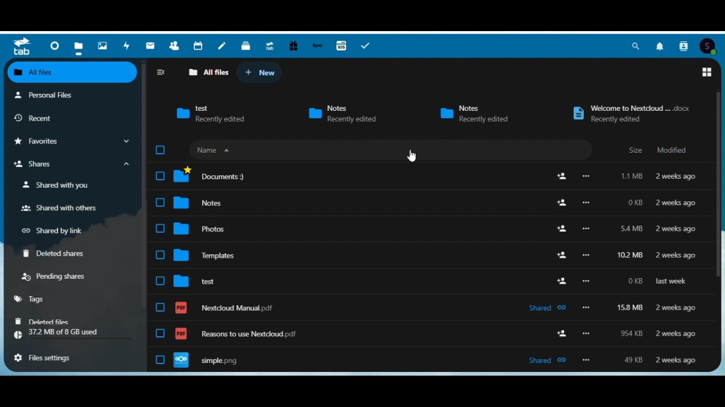 The width and height of the screenshot is (725, 407). Describe the element at coordinates (711, 46) in the screenshot. I see `Account icon` at that location.